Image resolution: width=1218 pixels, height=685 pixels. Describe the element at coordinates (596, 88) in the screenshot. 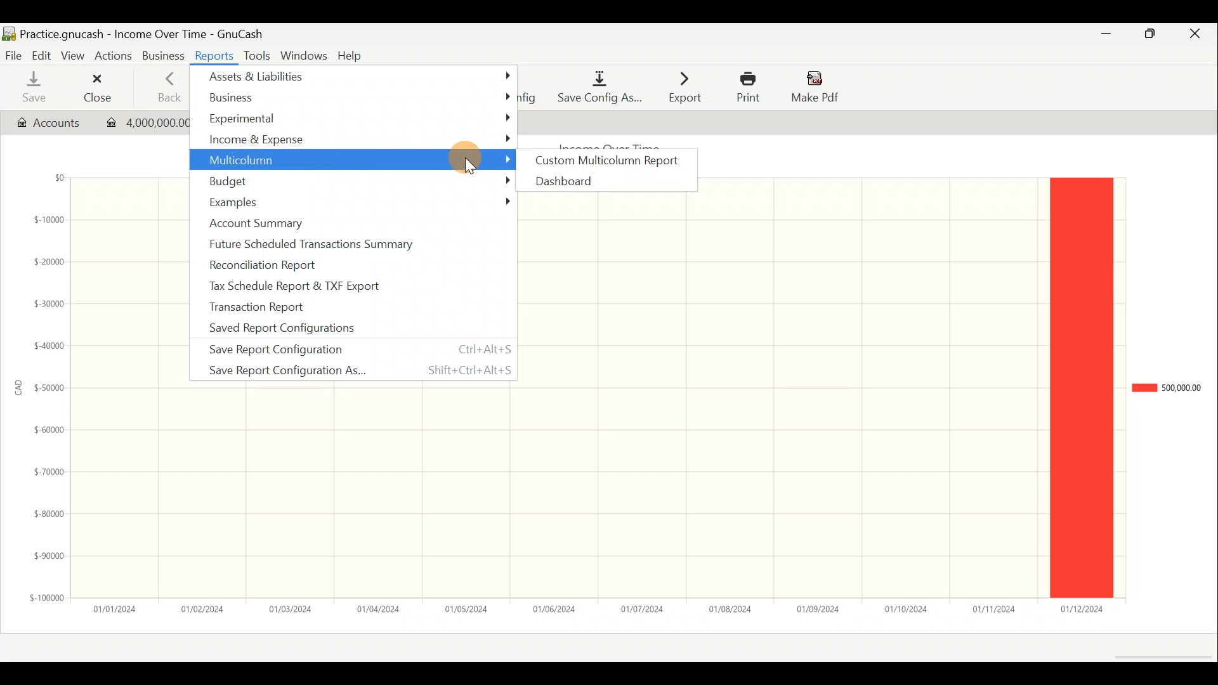

I see `Save config as` at that location.